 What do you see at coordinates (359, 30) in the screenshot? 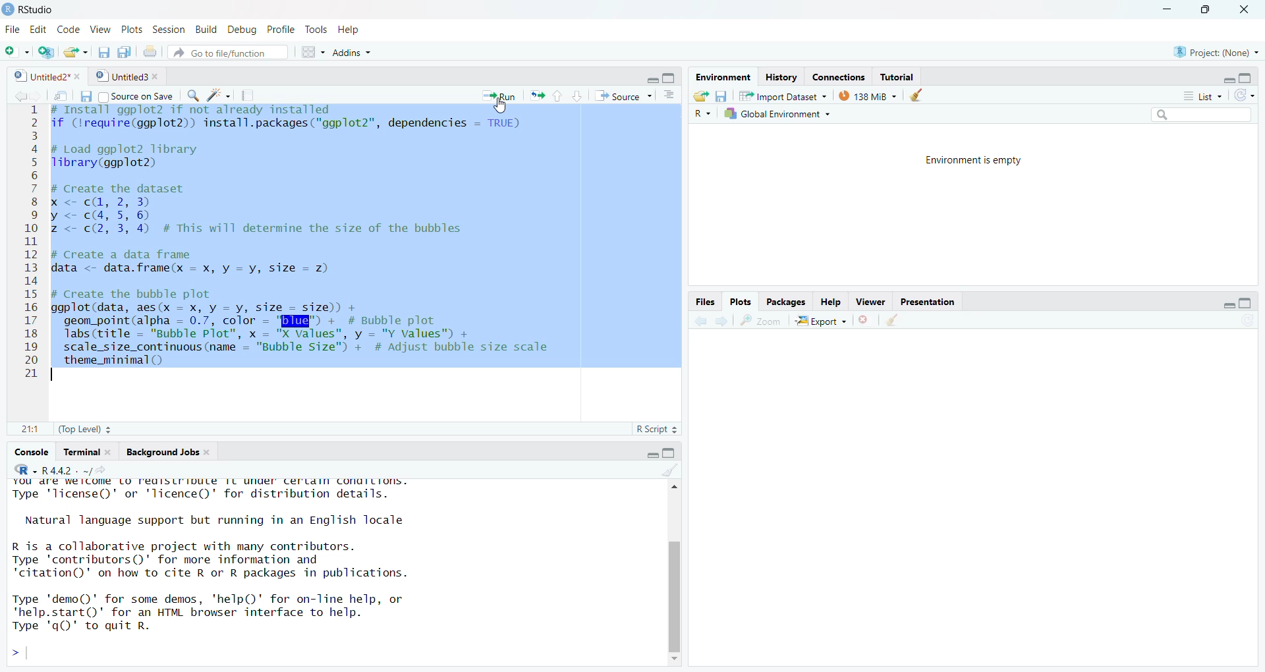
I see `Help` at bounding box center [359, 30].